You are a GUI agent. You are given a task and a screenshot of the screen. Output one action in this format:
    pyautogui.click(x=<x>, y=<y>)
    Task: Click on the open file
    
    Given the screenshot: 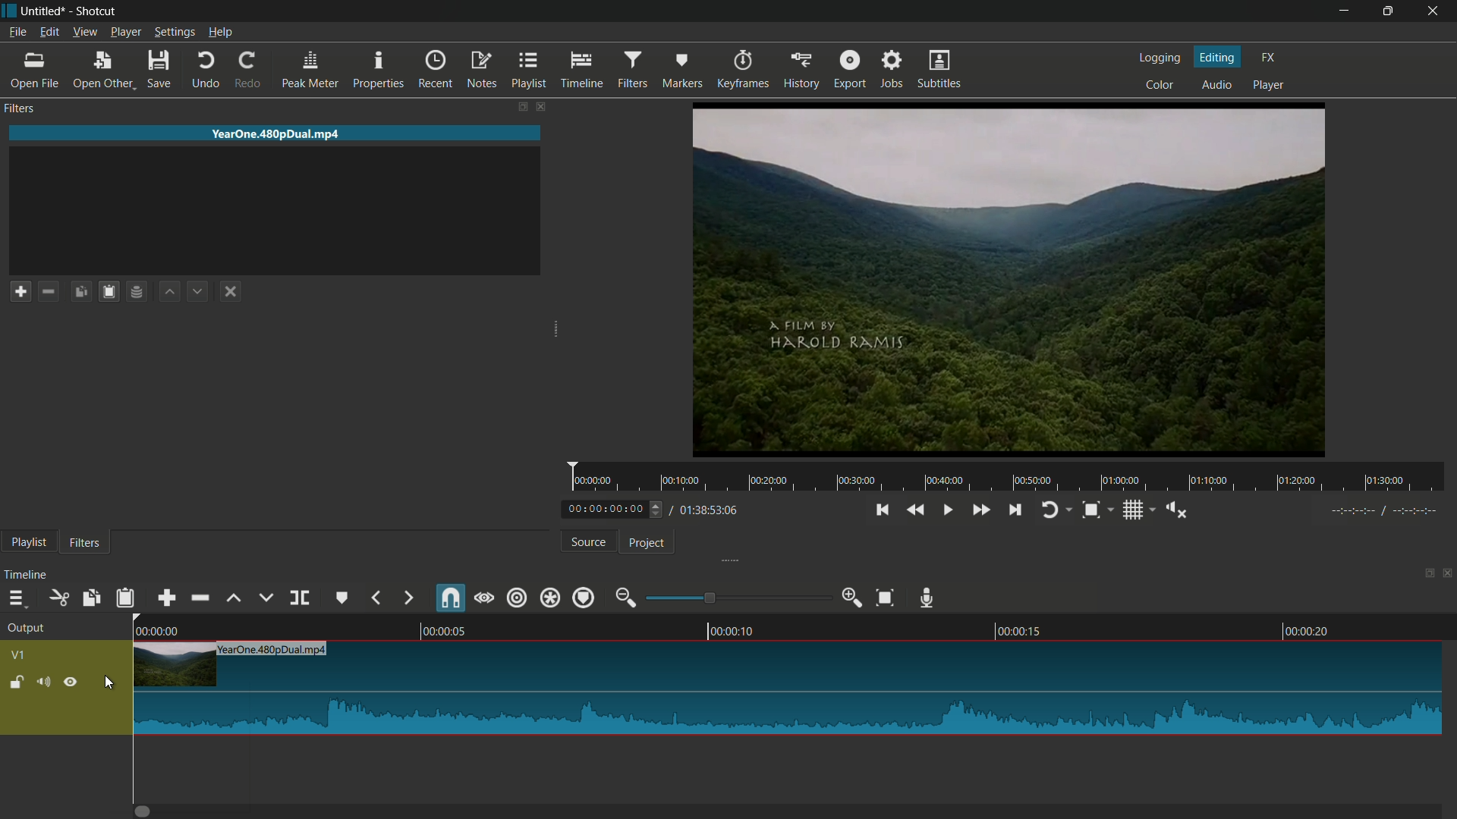 What is the action you would take?
    pyautogui.click(x=33, y=71)
    